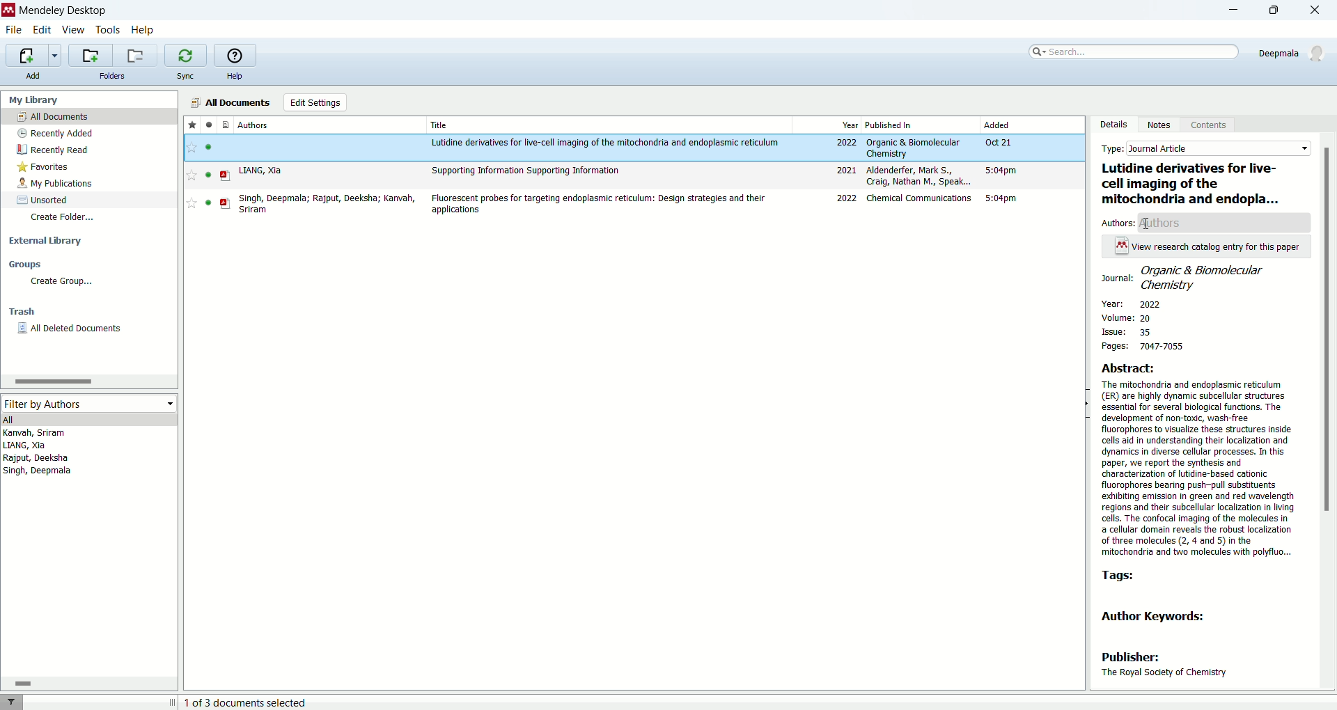 This screenshot has width=1337, height=710. I want to click on read/unread, so click(212, 147).